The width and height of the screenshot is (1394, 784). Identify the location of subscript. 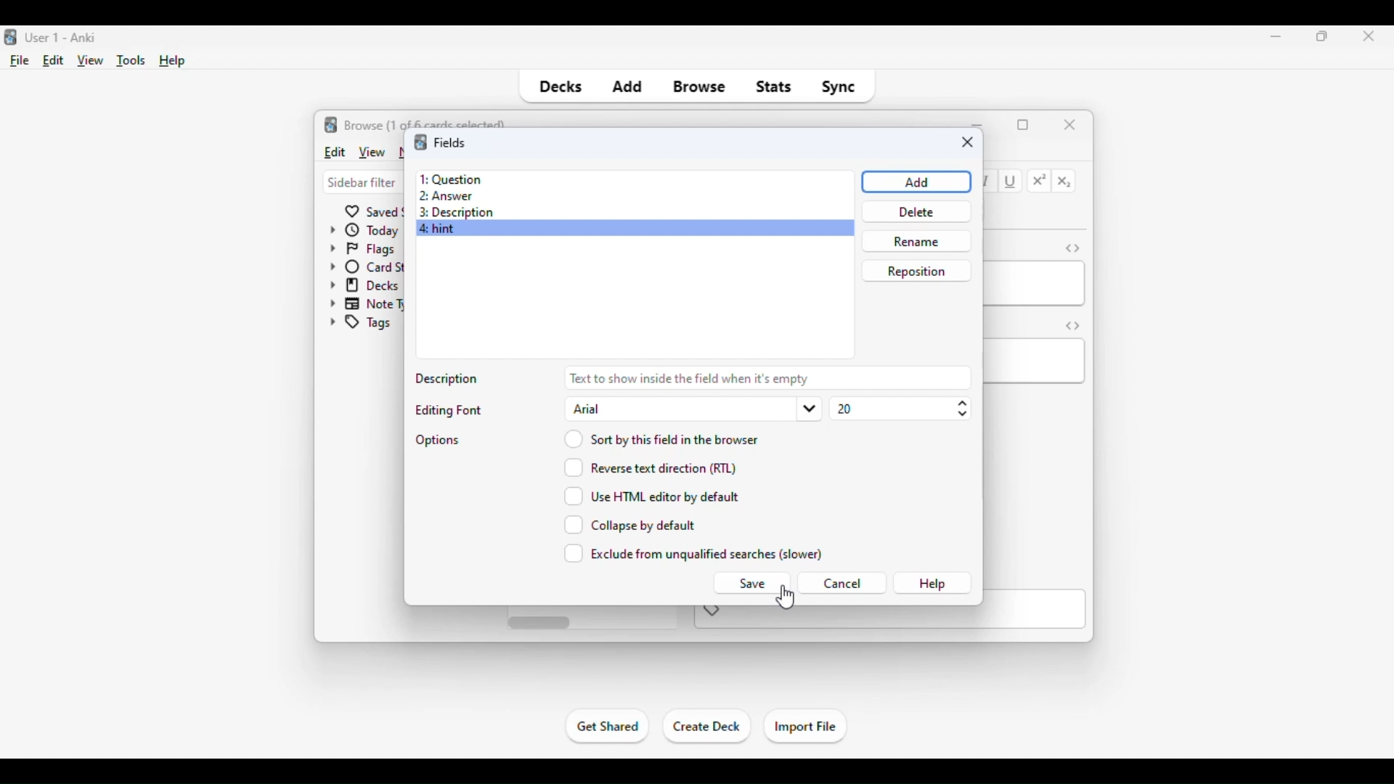
(1064, 182).